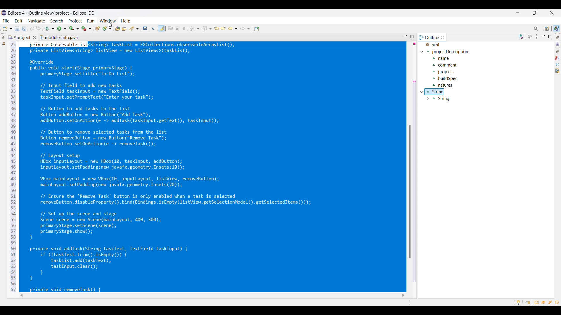 The image size is (561, 315). Describe the element at coordinates (223, 29) in the screenshot. I see `Next edit location` at that location.